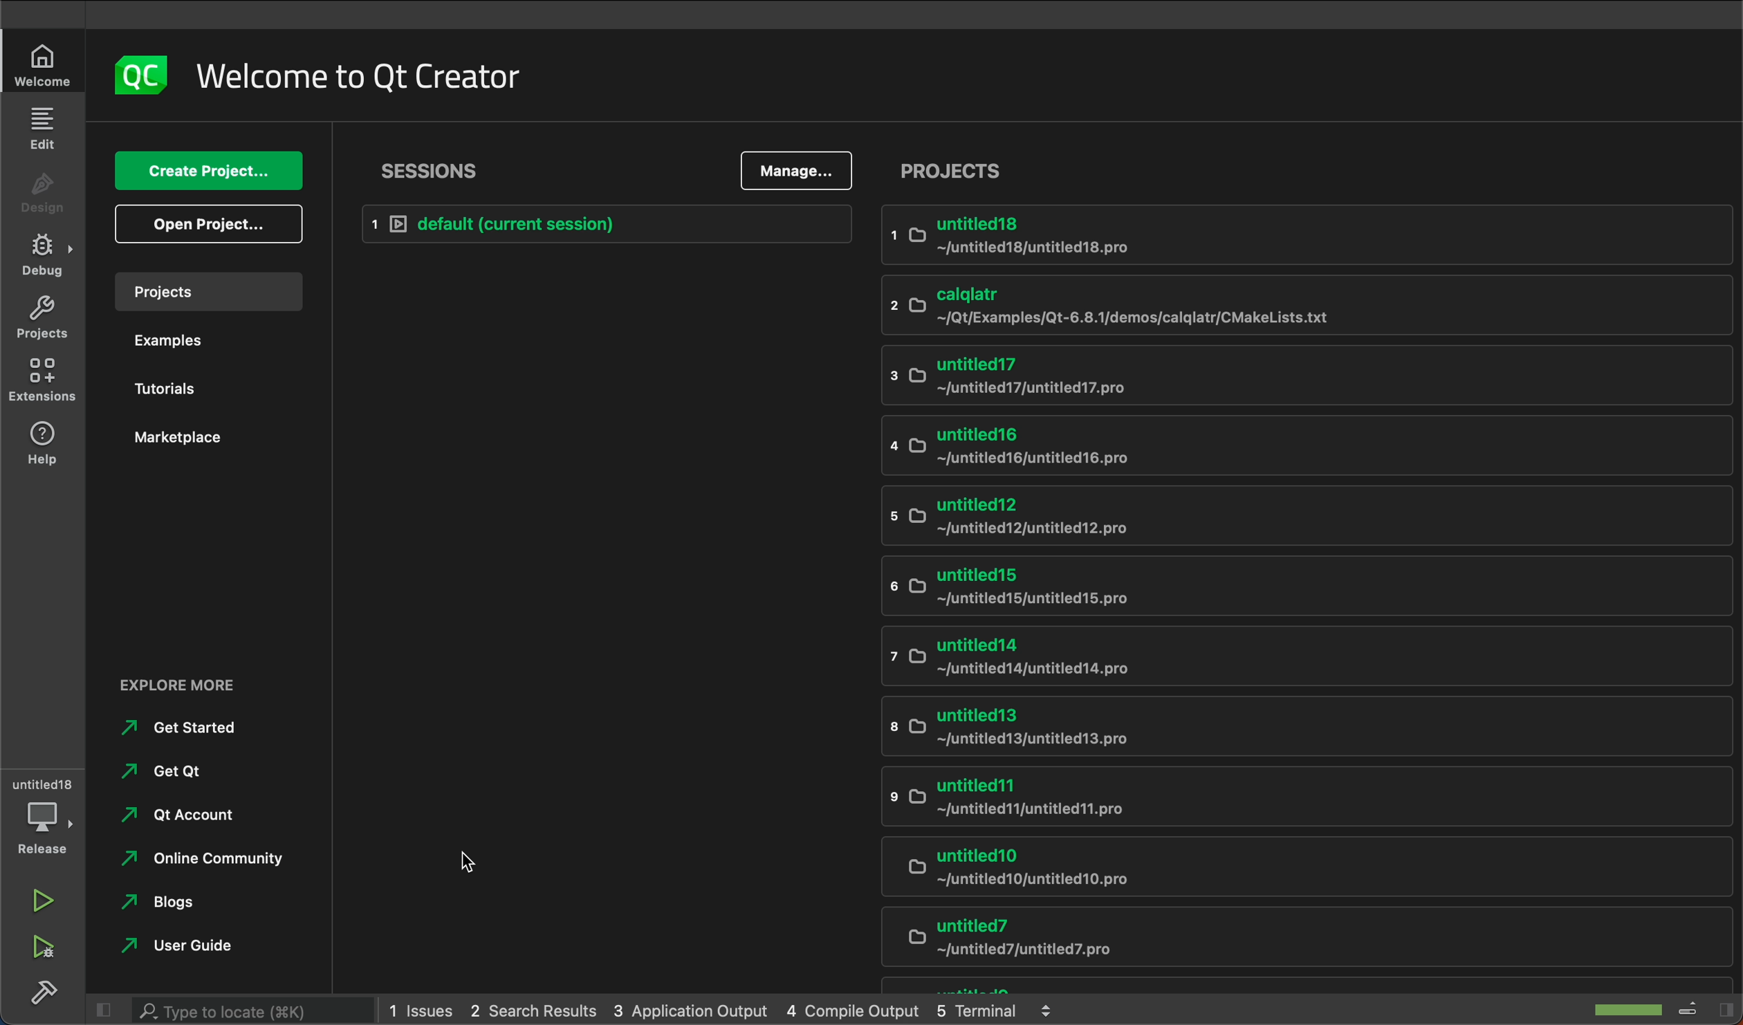 The width and height of the screenshot is (1743, 1025). Describe the element at coordinates (39, 64) in the screenshot. I see `welcome` at that location.